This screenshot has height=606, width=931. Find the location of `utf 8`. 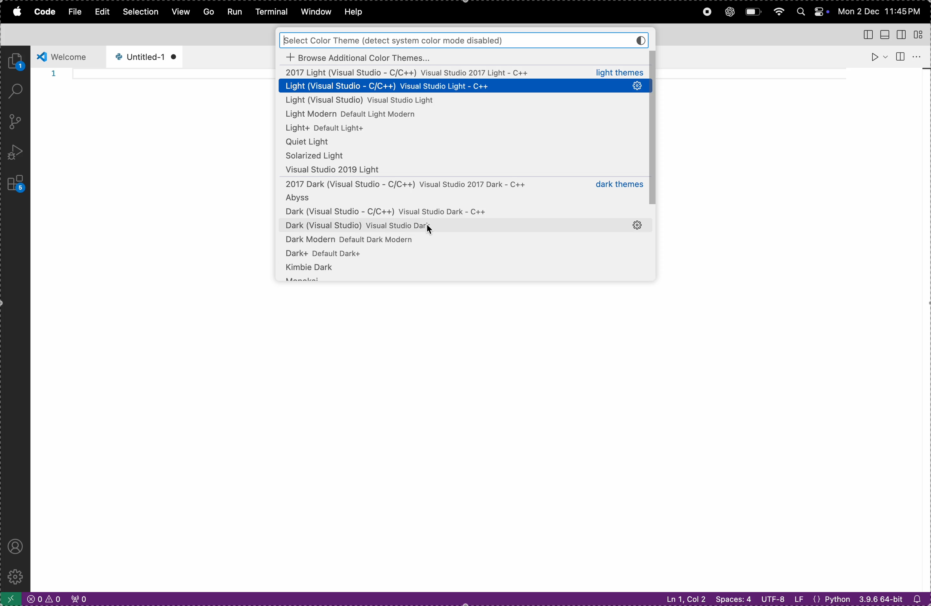

utf 8 is located at coordinates (782, 599).